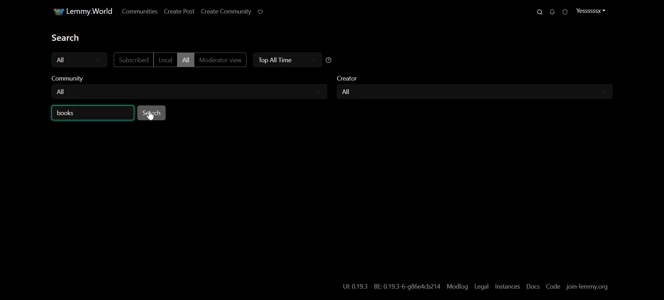  Describe the element at coordinates (660, 150) in the screenshot. I see `Vertical scroll bar` at that location.